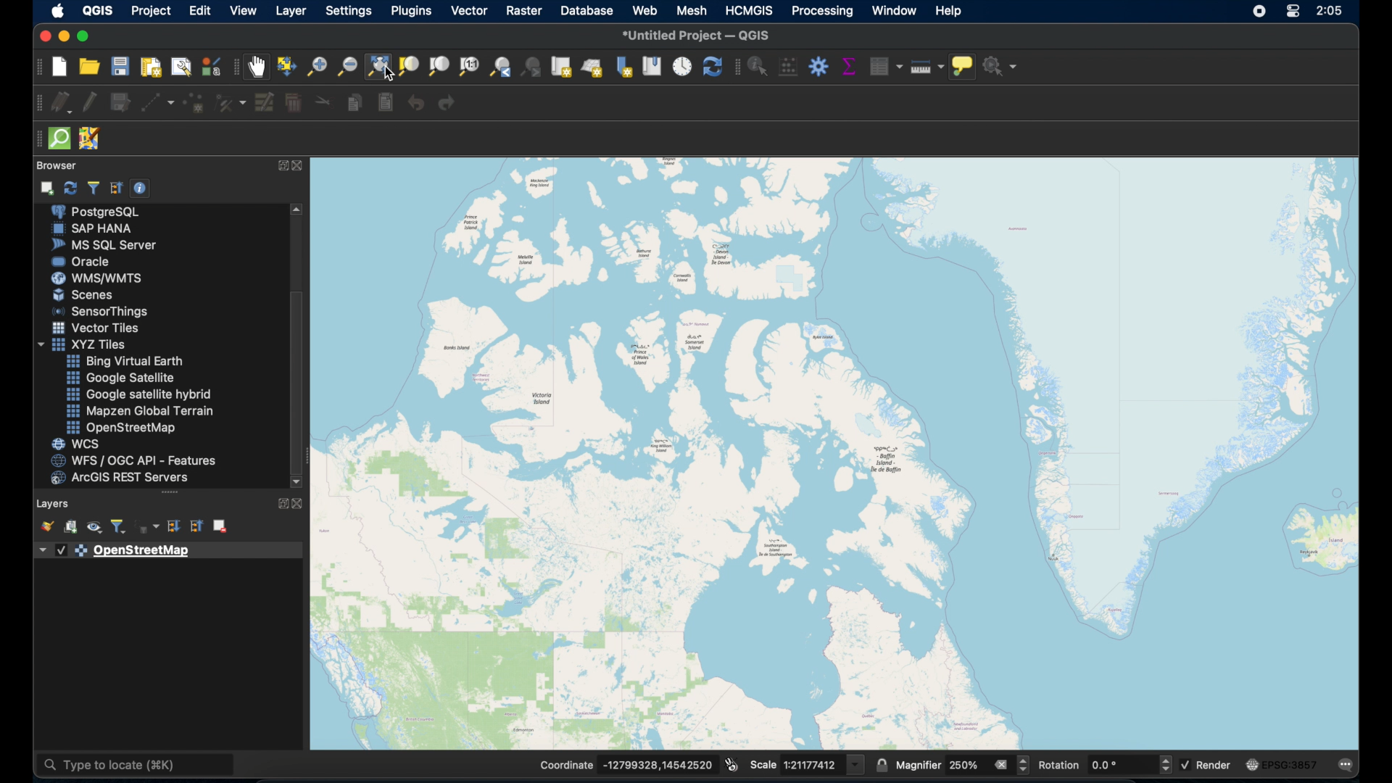  Describe the element at coordinates (286, 65) in the screenshot. I see `pan map to selection` at that location.